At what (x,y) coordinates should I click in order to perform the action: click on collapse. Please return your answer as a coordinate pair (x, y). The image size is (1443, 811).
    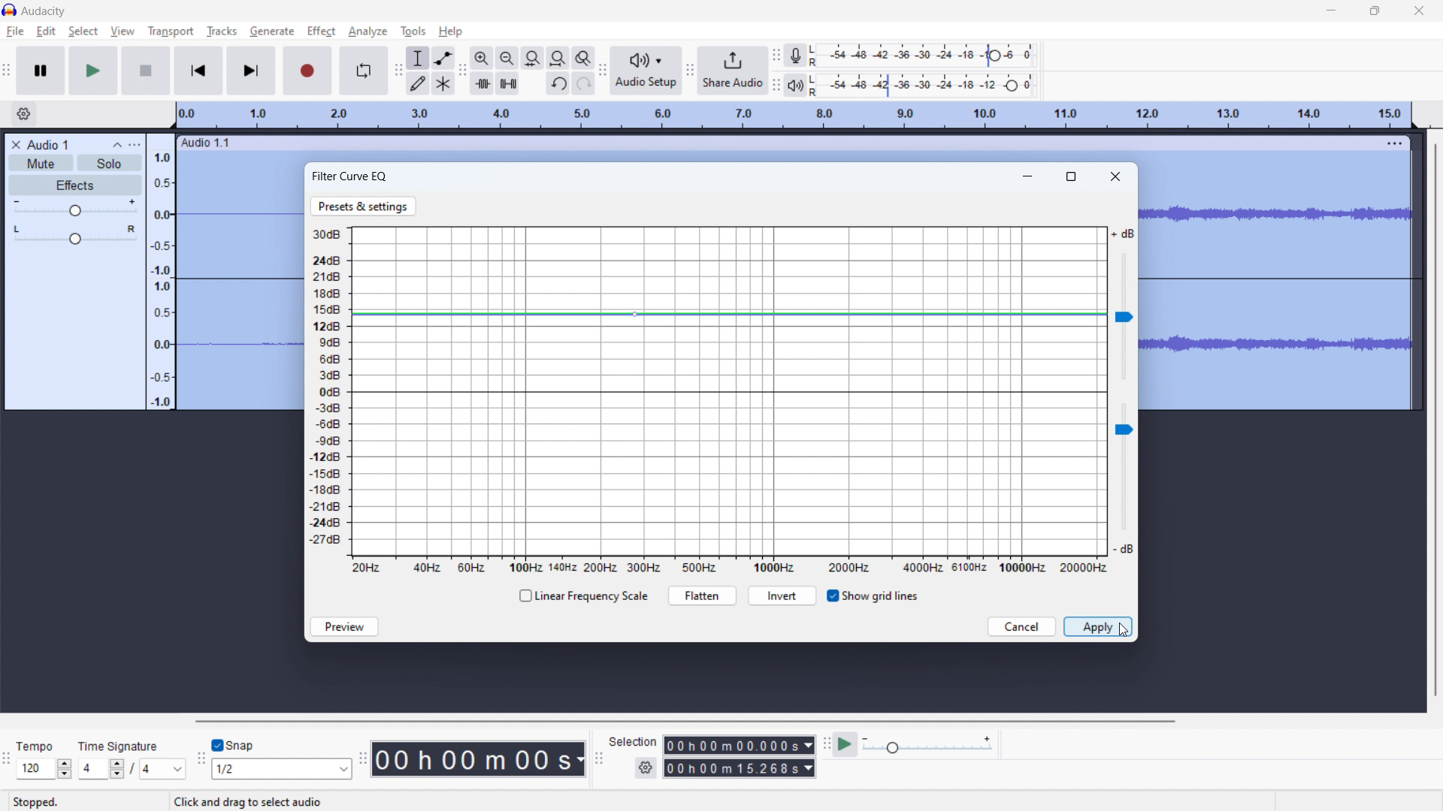
    Looking at the image, I should click on (118, 146).